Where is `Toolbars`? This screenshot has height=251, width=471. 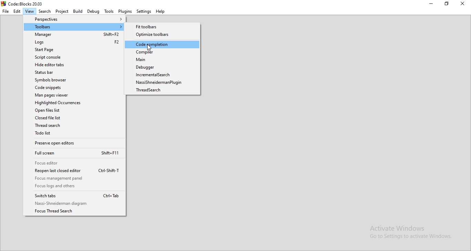 Toolbars is located at coordinates (74, 27).